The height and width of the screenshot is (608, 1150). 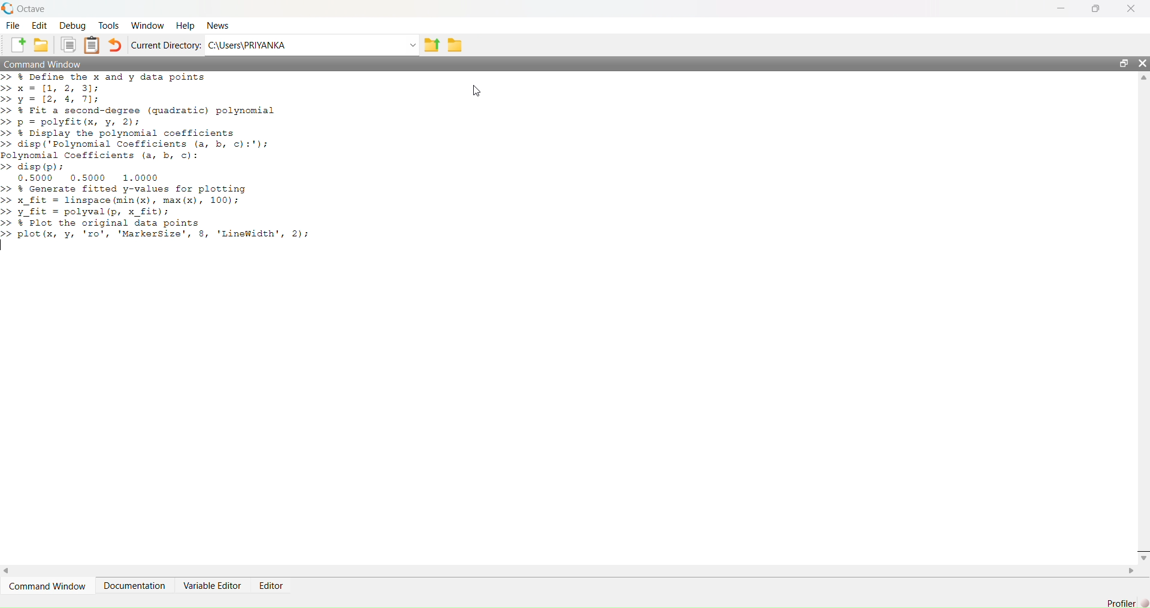 I want to click on Left, so click(x=11, y=570).